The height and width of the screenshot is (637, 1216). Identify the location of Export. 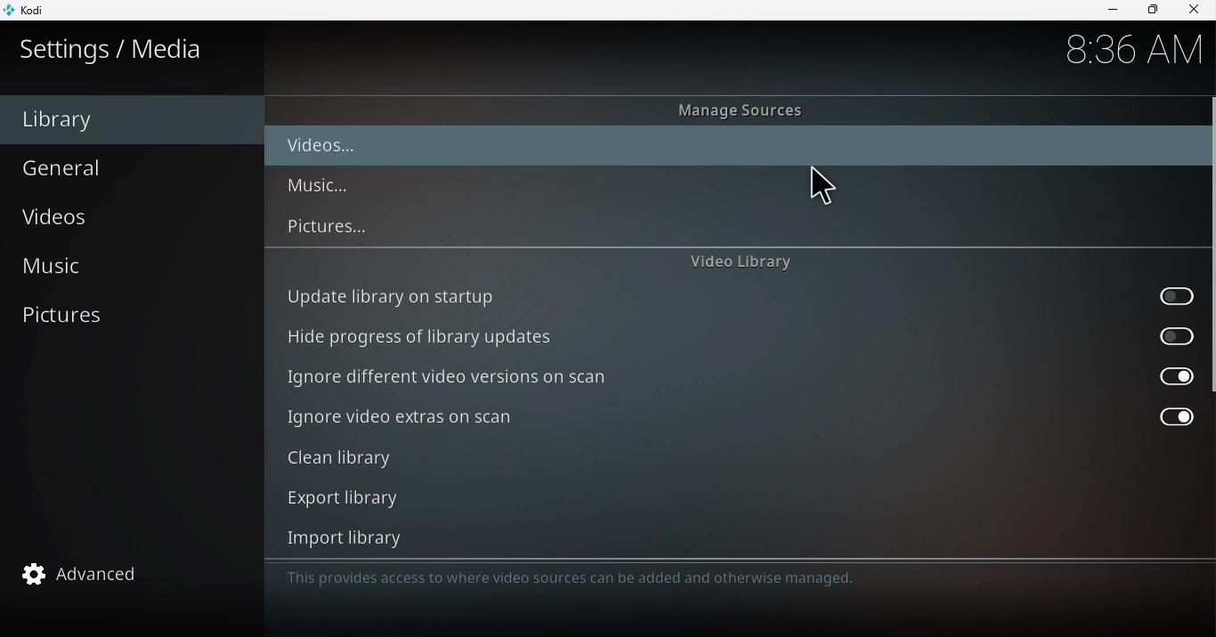
(731, 497).